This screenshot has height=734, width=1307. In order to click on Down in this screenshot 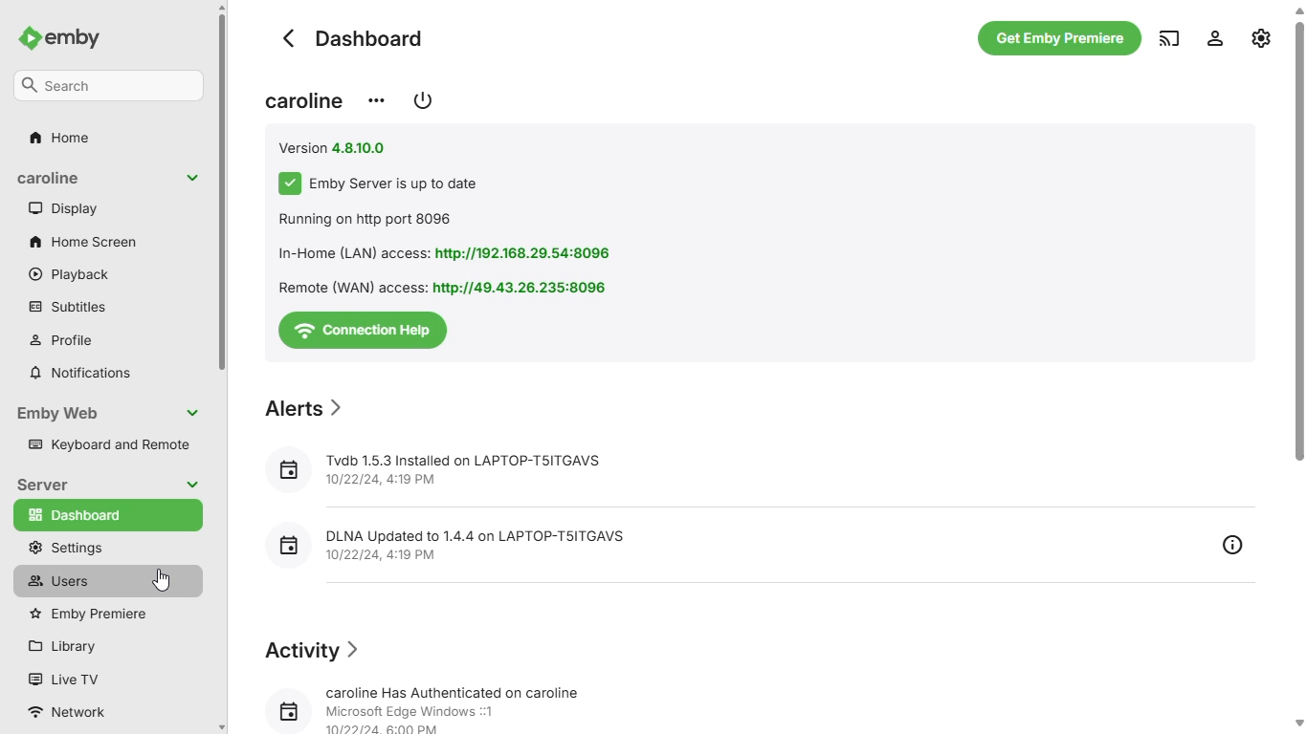, I will do `click(222, 725)`.